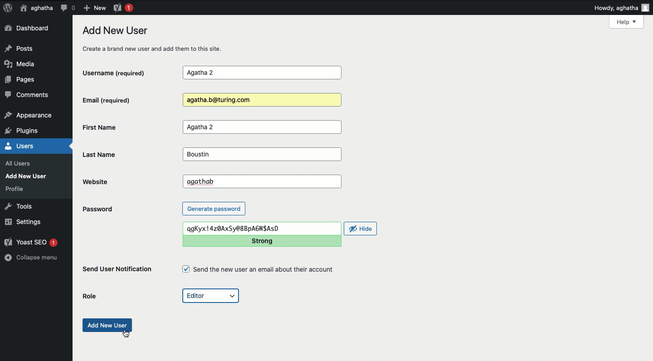 The image size is (653, 361). I want to click on Send the new user an email about their account, so click(259, 269).